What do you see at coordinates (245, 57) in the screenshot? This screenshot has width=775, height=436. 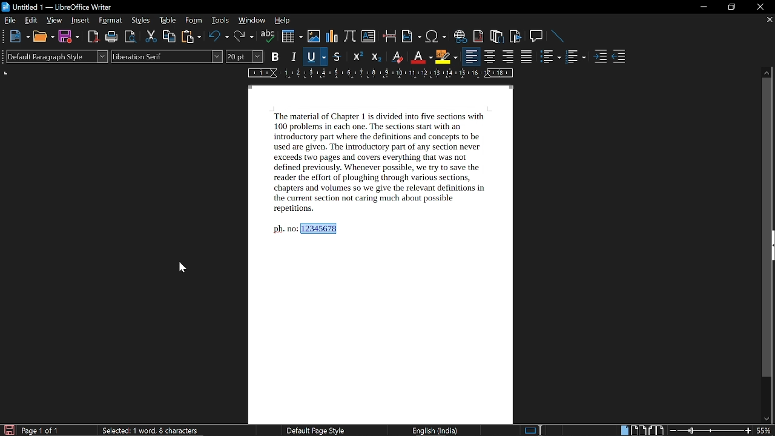 I see `font size` at bounding box center [245, 57].